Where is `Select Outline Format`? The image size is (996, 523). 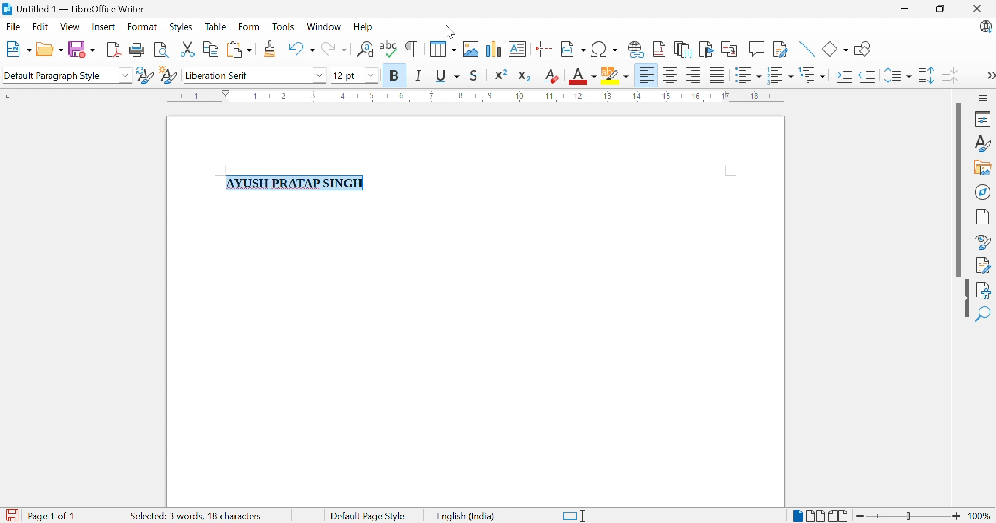 Select Outline Format is located at coordinates (813, 75).